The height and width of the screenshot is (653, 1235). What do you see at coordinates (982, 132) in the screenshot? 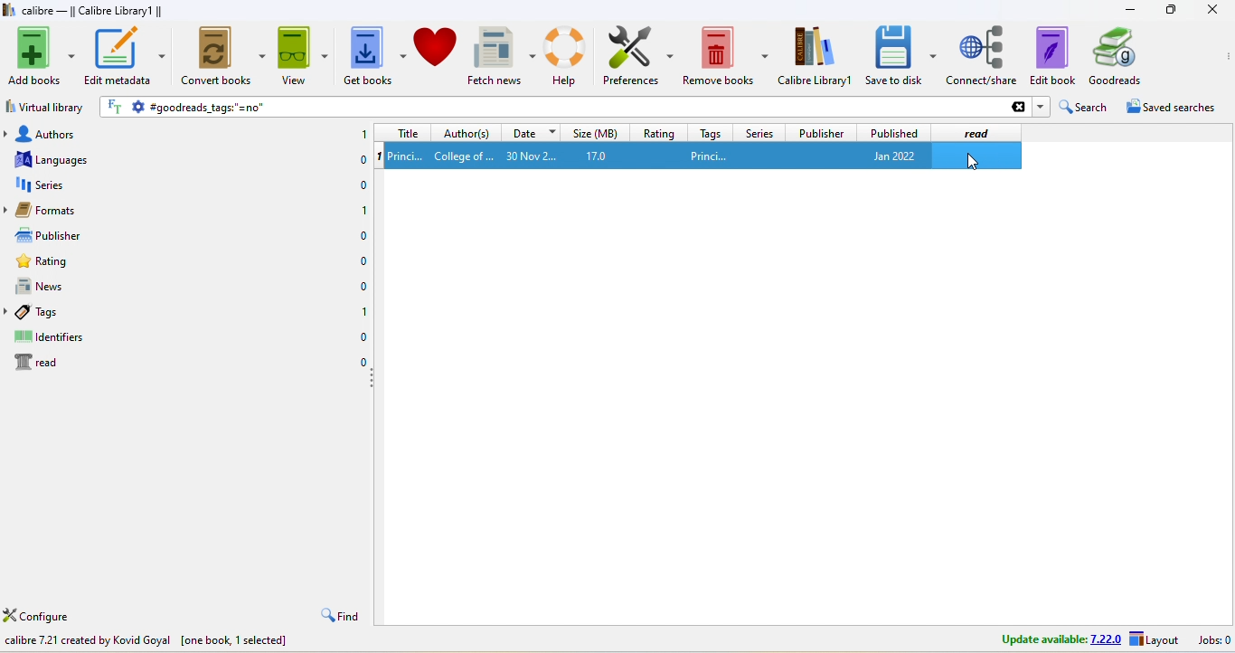
I see `read` at bounding box center [982, 132].